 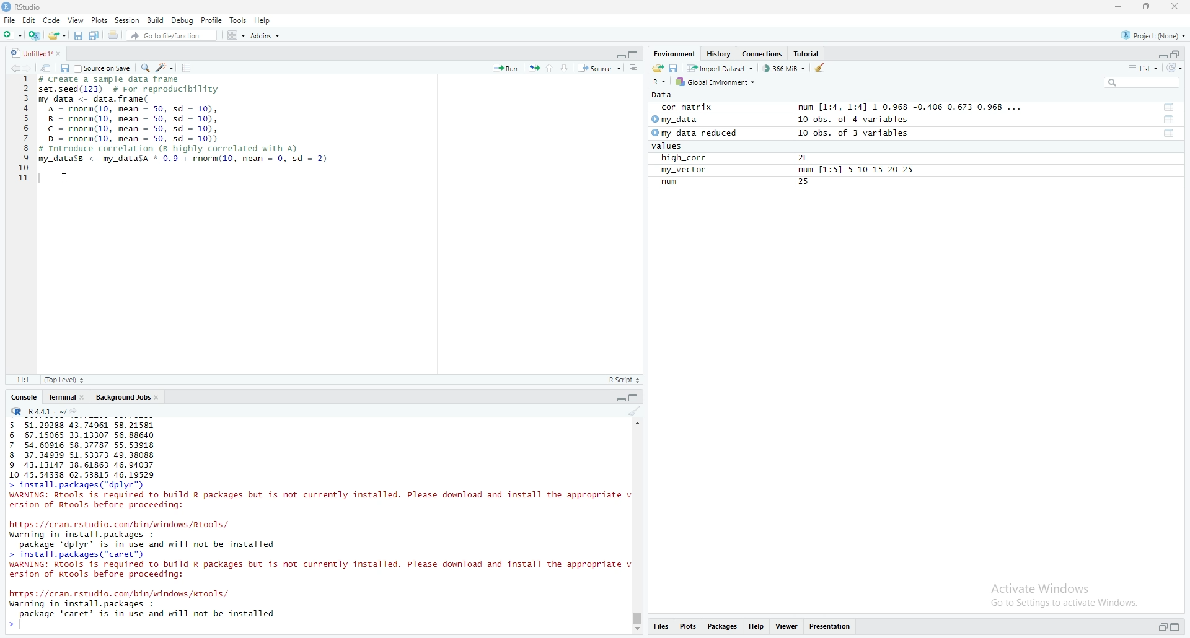 I want to click on values, so click(x=669, y=146).